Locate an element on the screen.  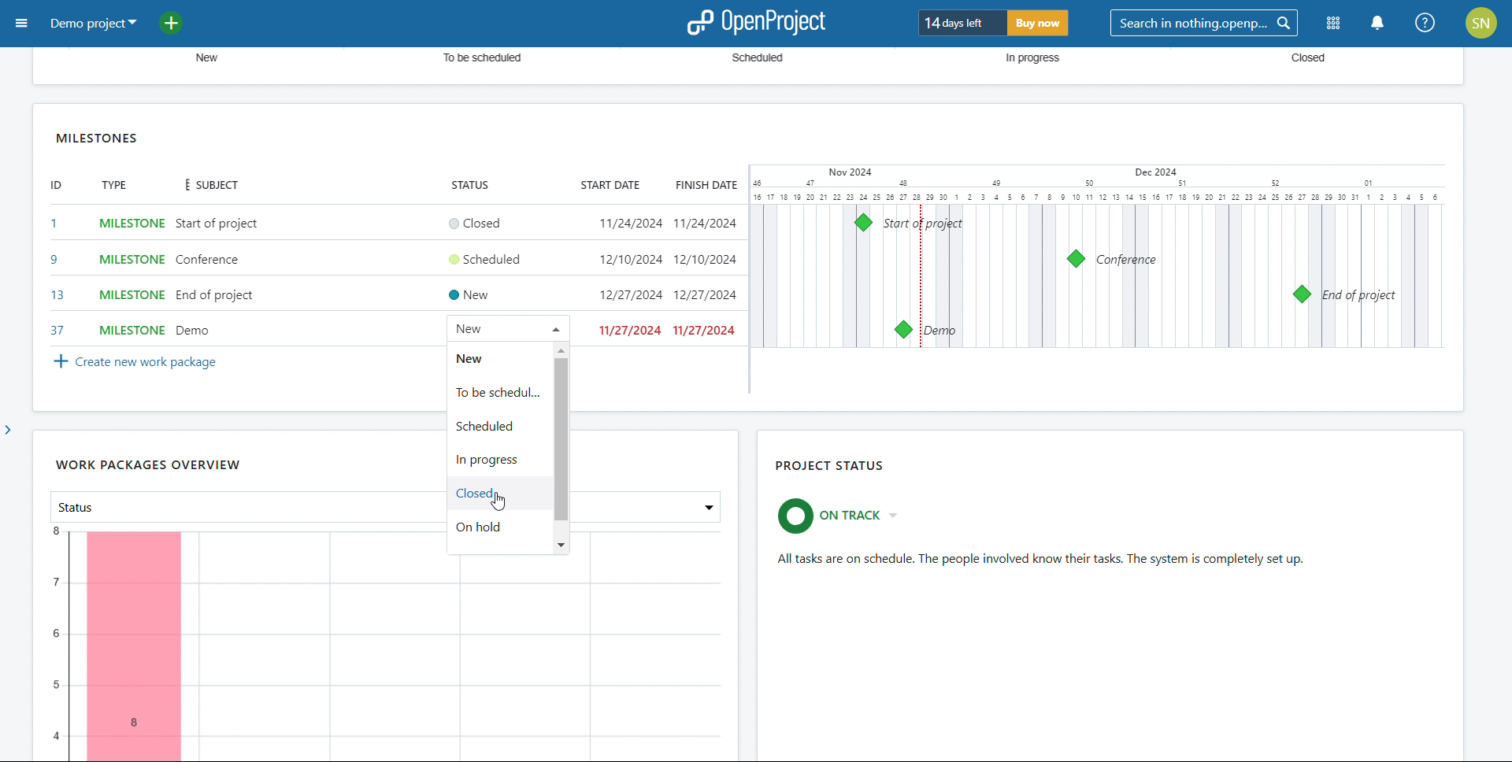
account is located at coordinates (1481, 23).